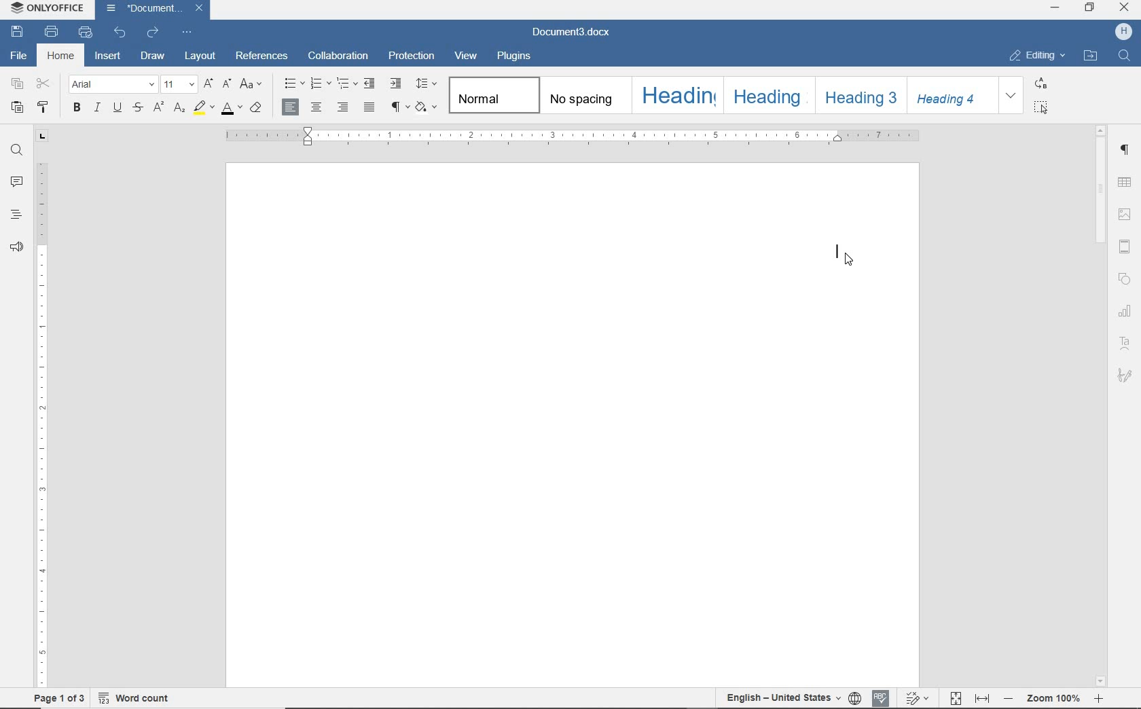 This screenshot has width=1141, height=709. Describe the element at coordinates (1100, 405) in the screenshot. I see `SCROLLBAR` at that location.